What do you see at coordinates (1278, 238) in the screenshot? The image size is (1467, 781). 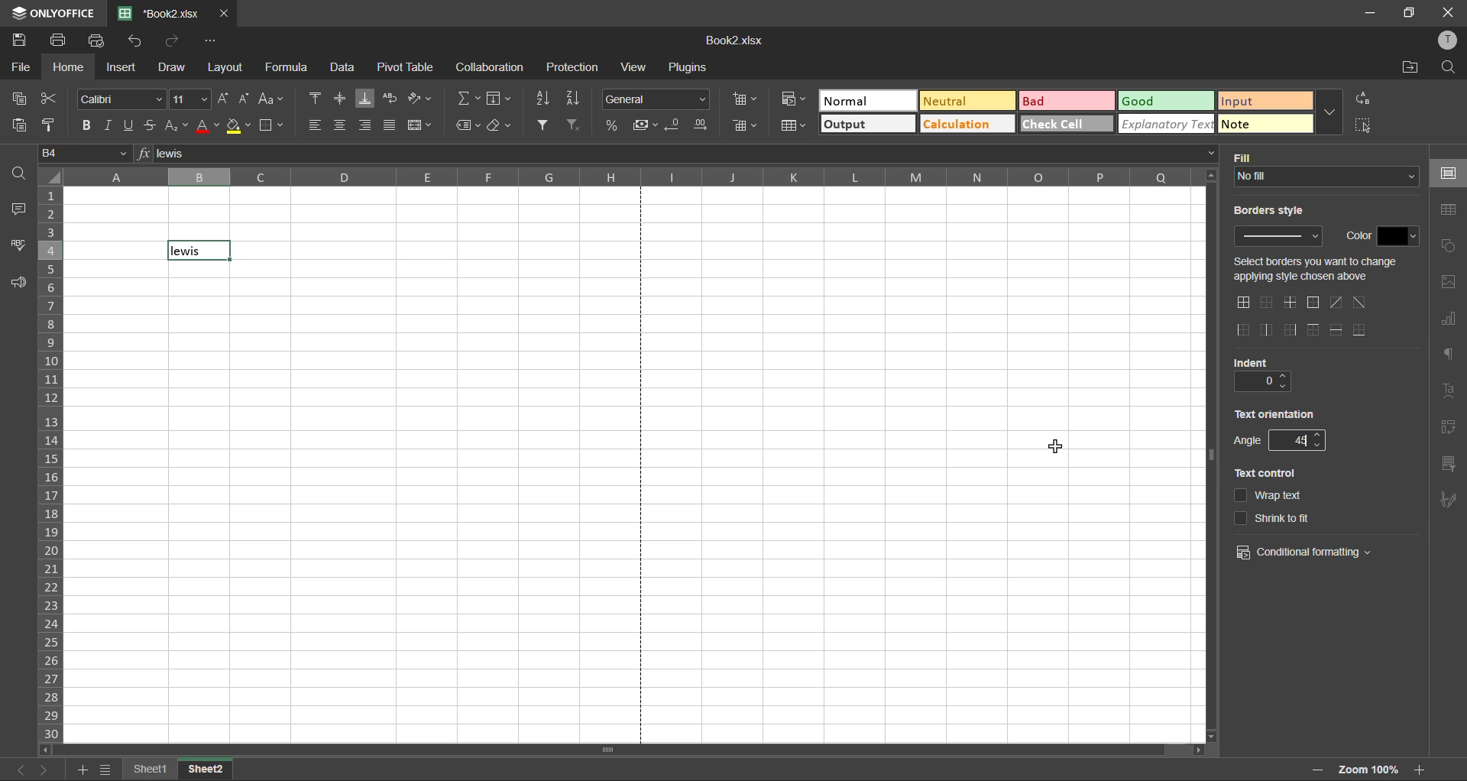 I see `input border style` at bounding box center [1278, 238].